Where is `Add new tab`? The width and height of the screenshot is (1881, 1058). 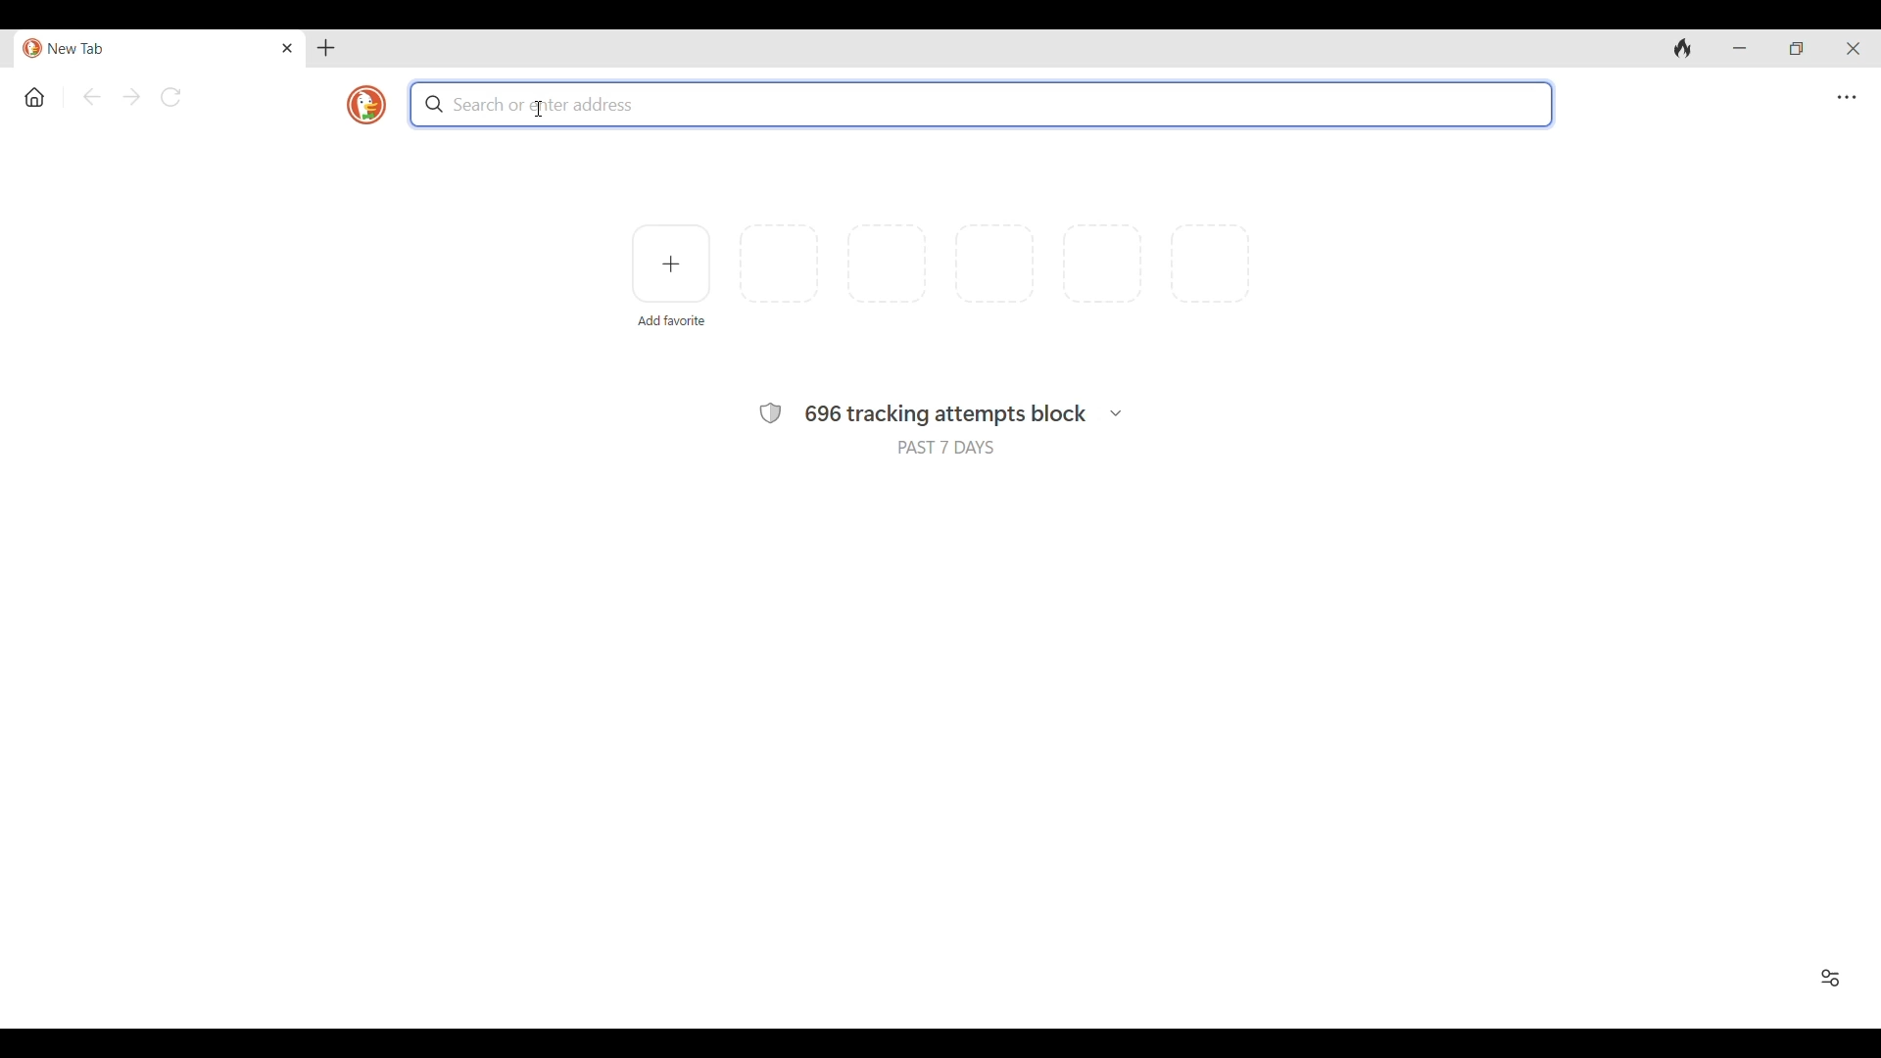 Add new tab is located at coordinates (326, 48).